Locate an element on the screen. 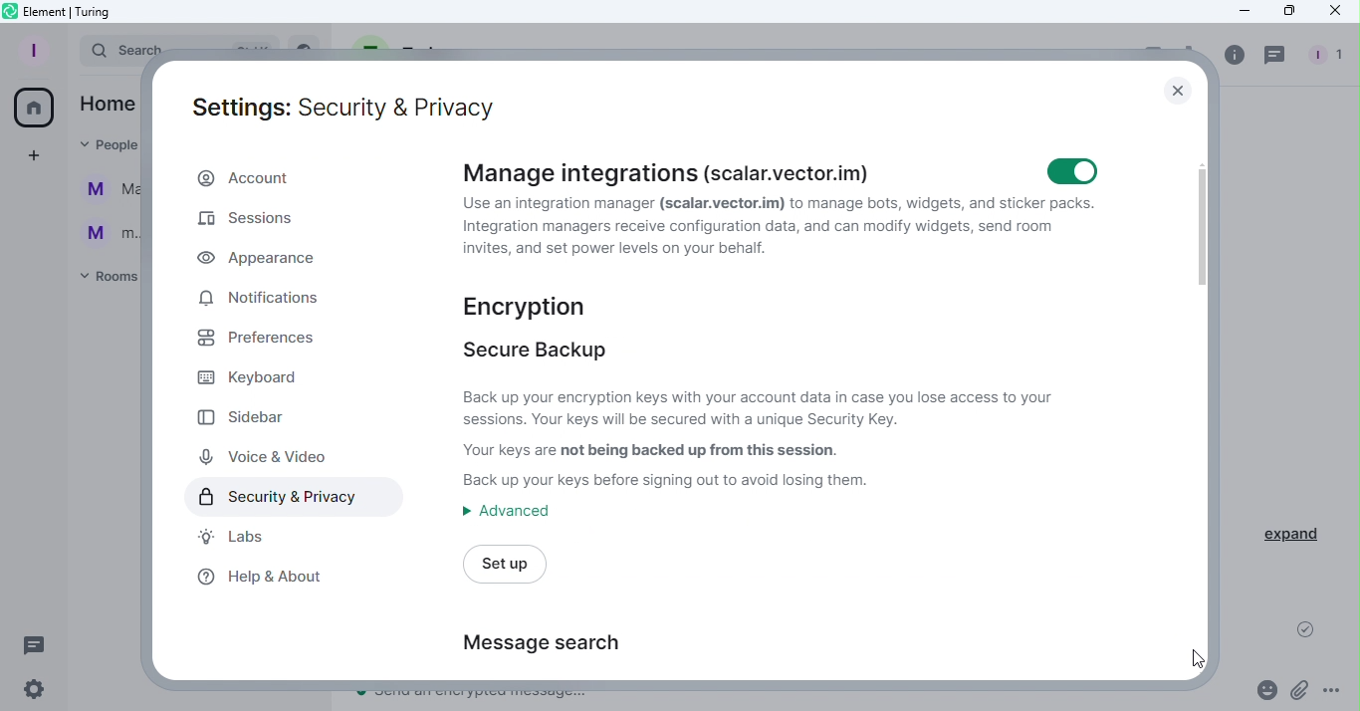 Image resolution: width=1360 pixels, height=711 pixels. Home is located at coordinates (107, 103).